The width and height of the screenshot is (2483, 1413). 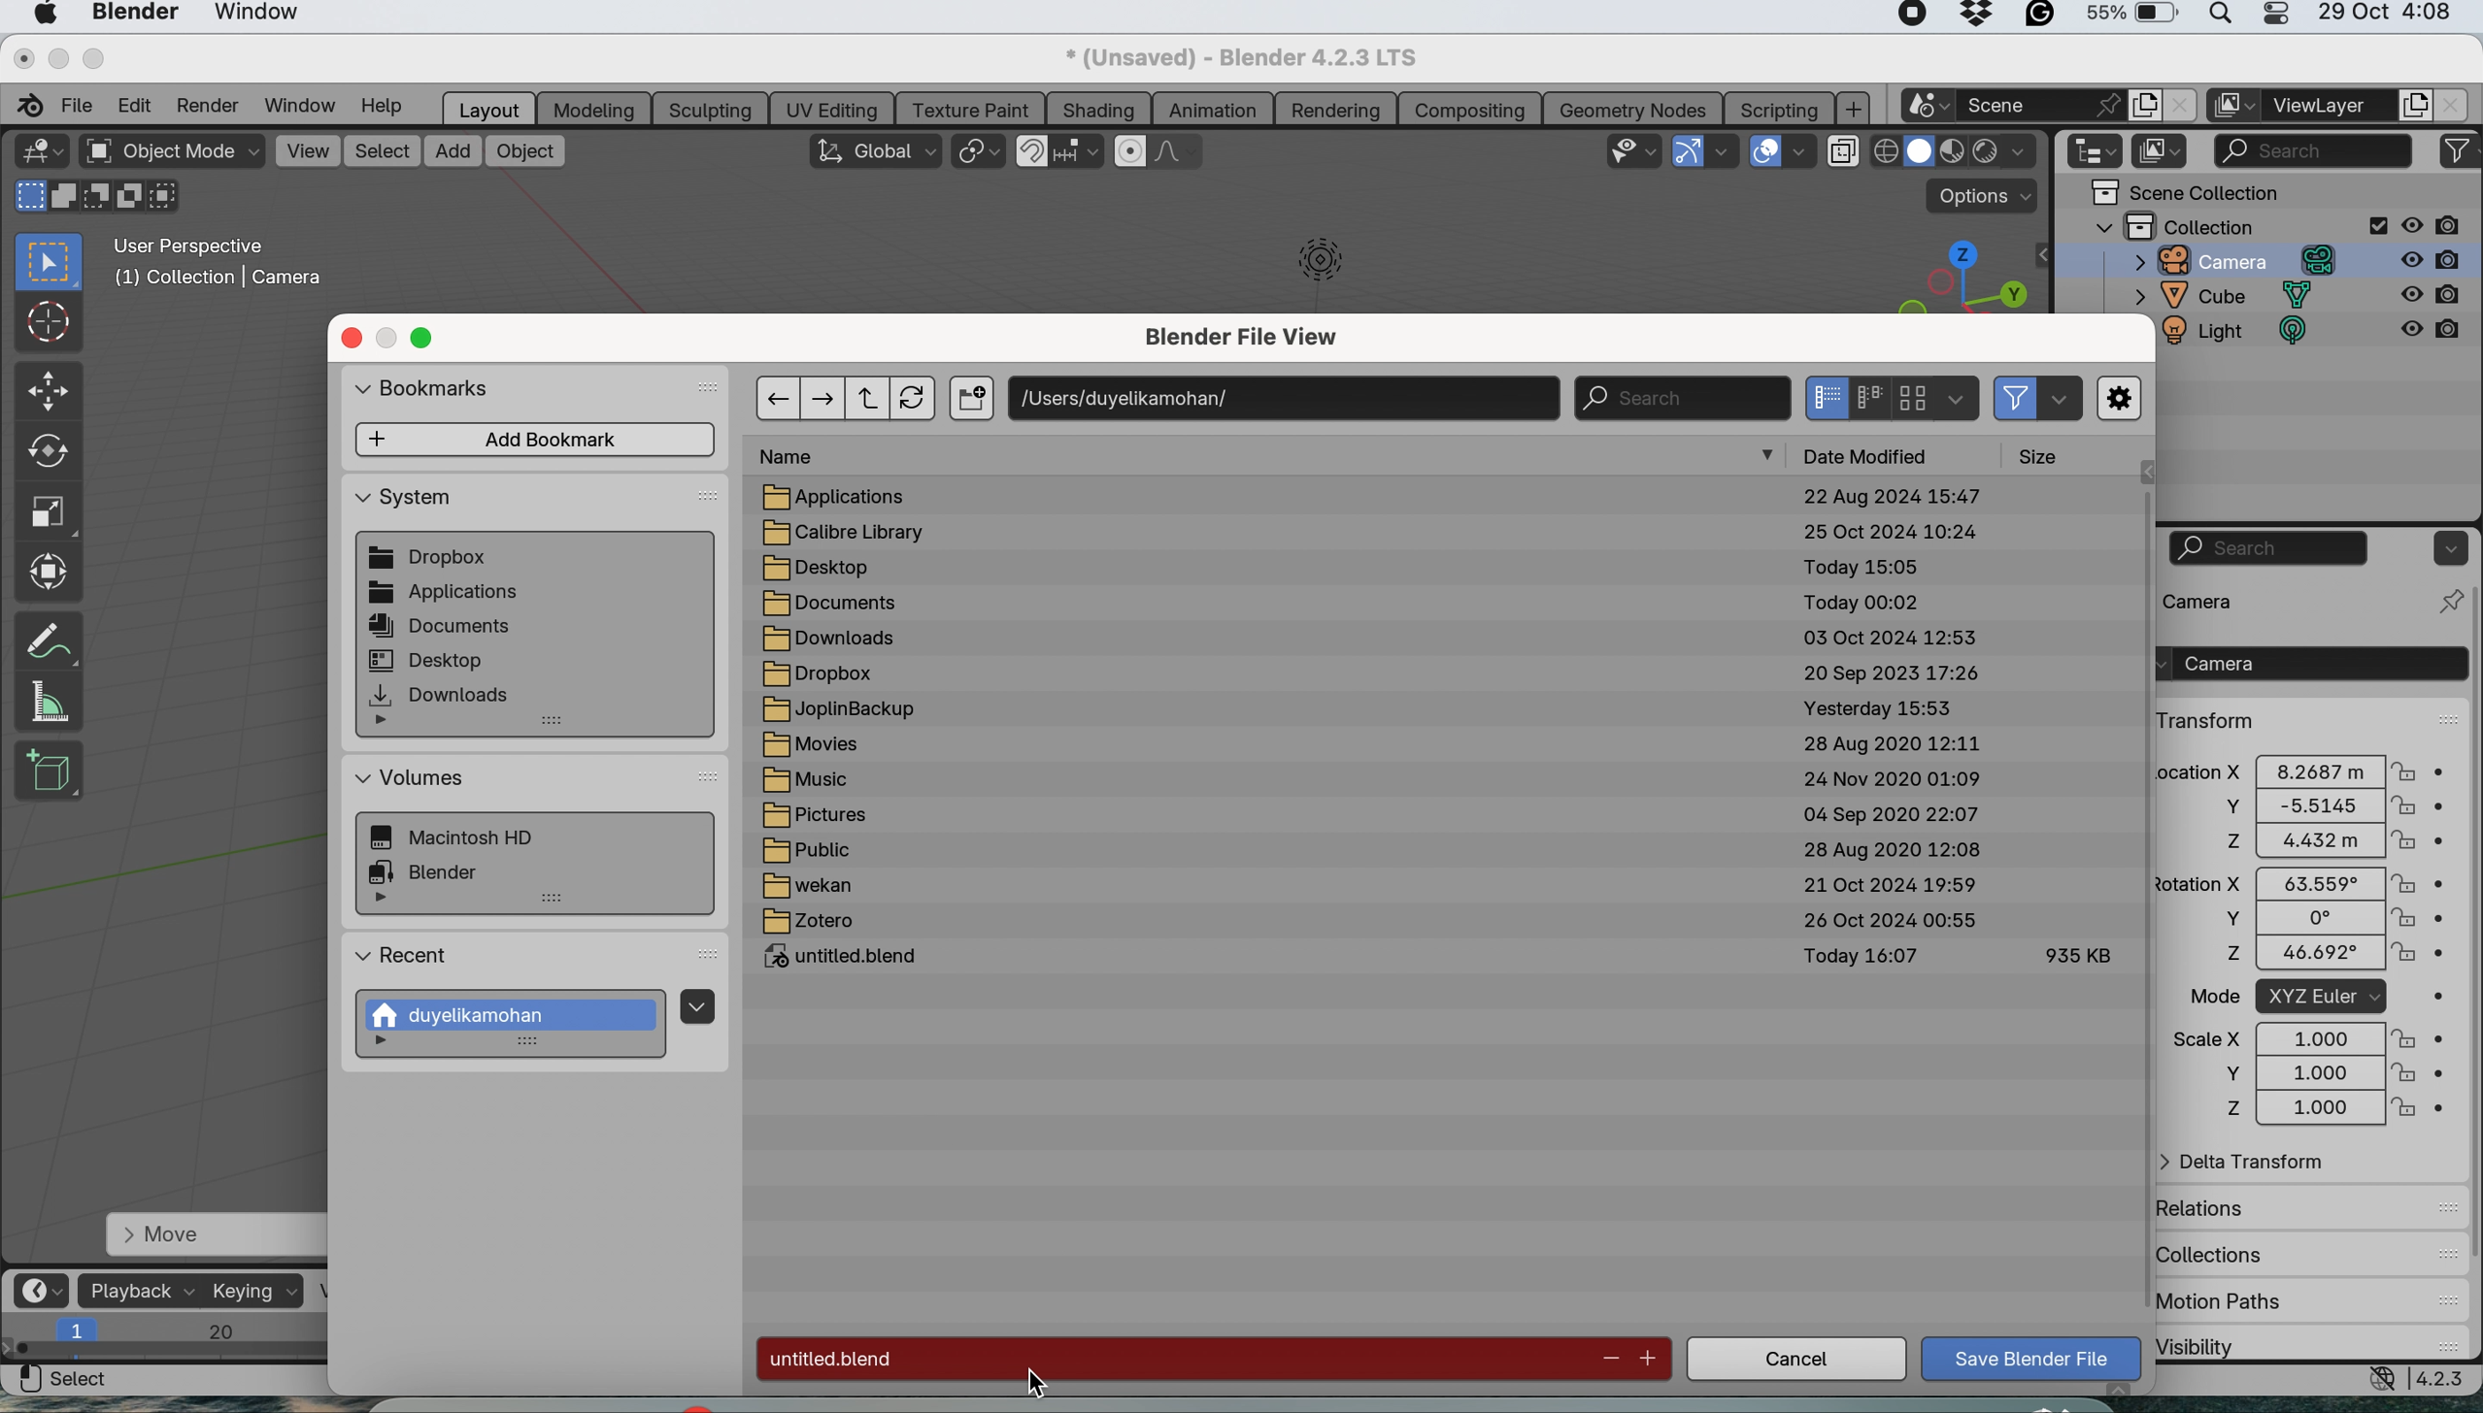 What do you see at coordinates (1181, 154) in the screenshot?
I see `proportional editing falloff` at bounding box center [1181, 154].